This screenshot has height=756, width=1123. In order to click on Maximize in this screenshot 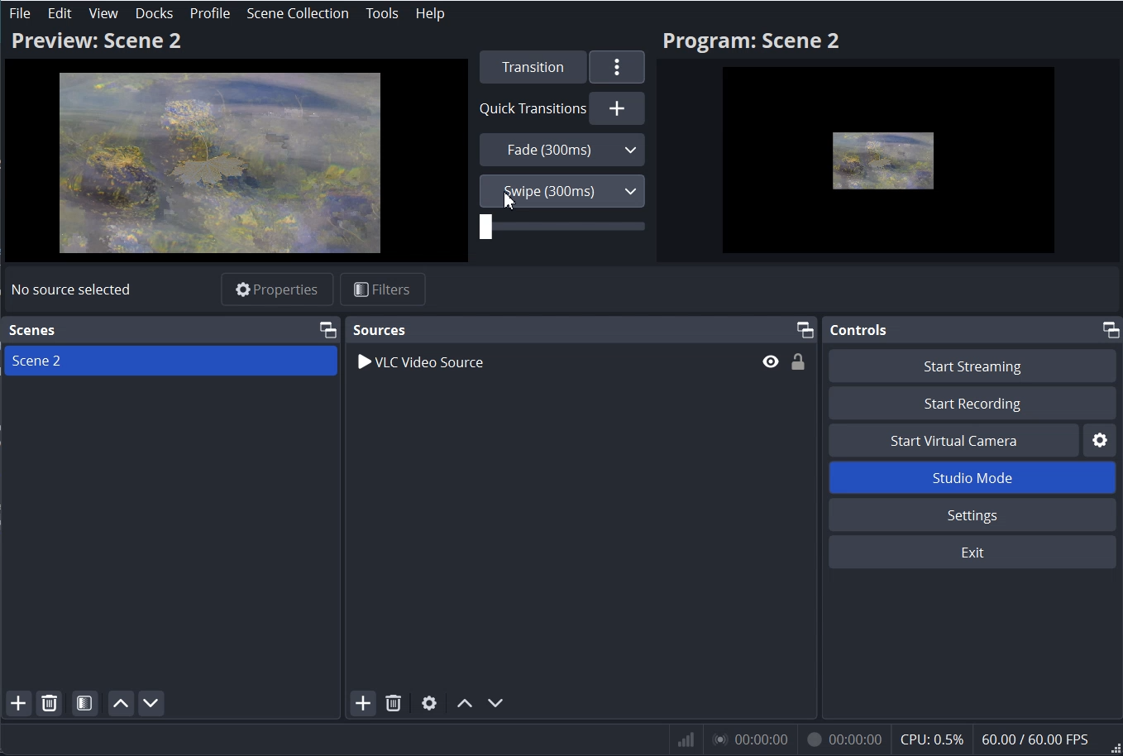, I will do `click(805, 329)`.